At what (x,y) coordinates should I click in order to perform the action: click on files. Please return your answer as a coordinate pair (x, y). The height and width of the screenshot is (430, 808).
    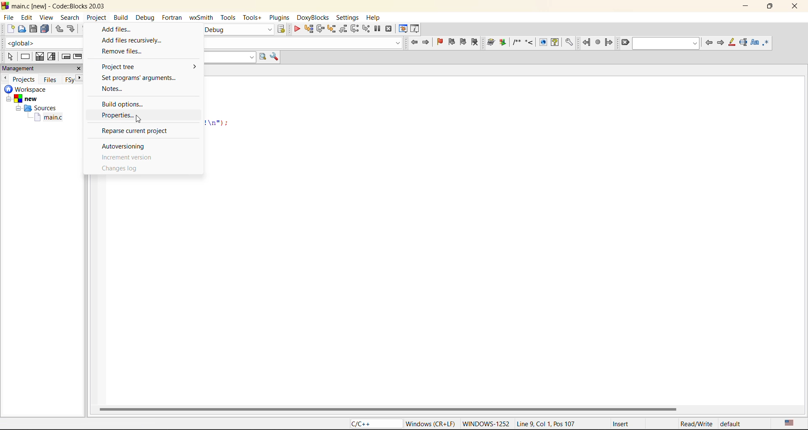
    Looking at the image, I should click on (50, 80).